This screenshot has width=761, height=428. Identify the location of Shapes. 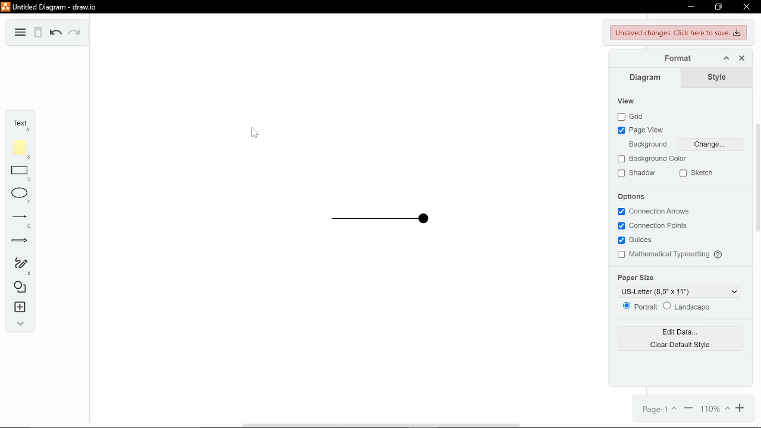
(20, 288).